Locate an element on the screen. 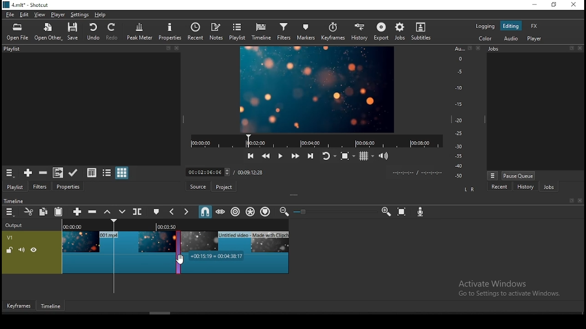 The width and height of the screenshot is (586, 329). video clip is located at coordinates (117, 251).